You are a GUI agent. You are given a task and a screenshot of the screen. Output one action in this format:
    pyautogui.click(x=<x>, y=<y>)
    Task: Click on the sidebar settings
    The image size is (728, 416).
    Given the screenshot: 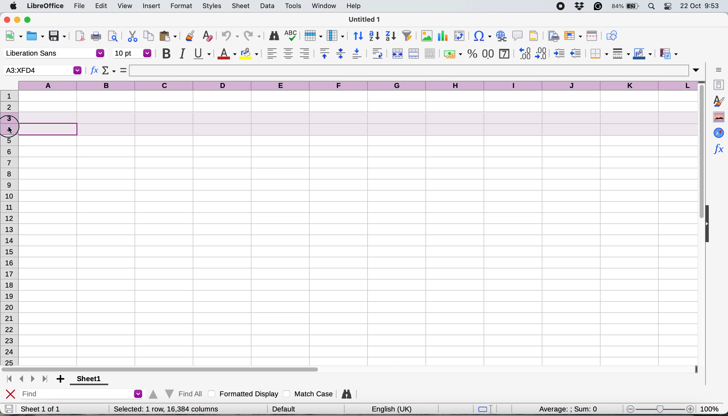 What is the action you would take?
    pyautogui.click(x=719, y=69)
    